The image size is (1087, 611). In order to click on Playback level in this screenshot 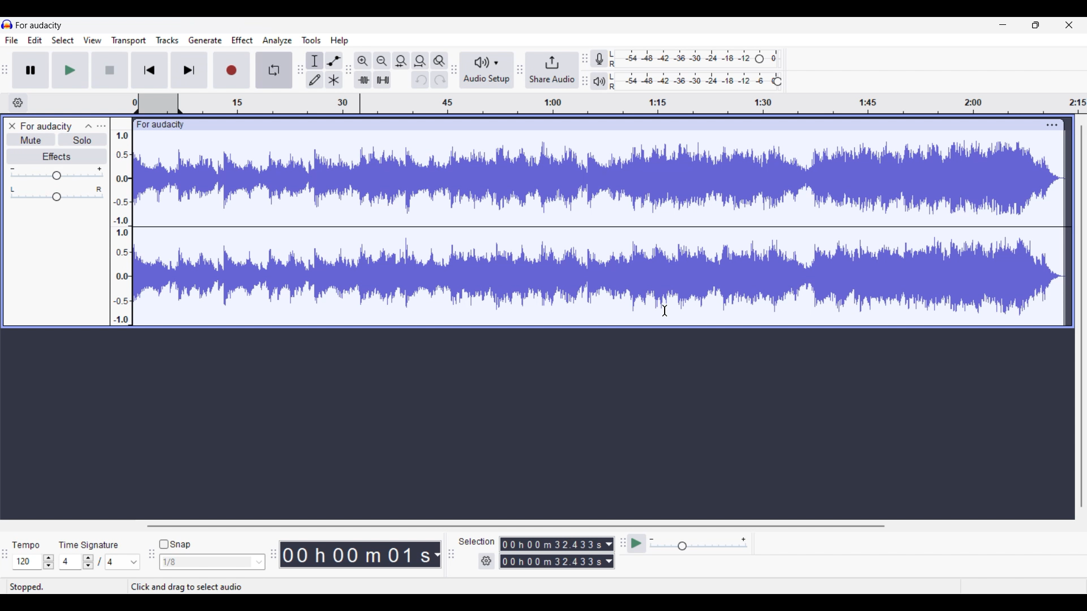, I will do `click(690, 81)`.